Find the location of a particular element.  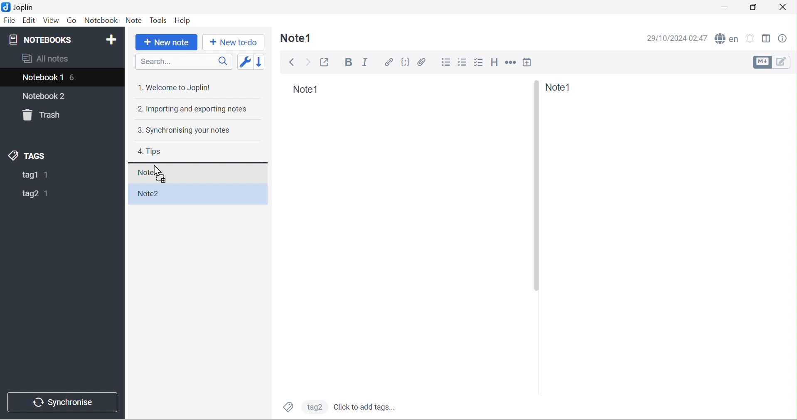

Numbered list is located at coordinates (463, 63).